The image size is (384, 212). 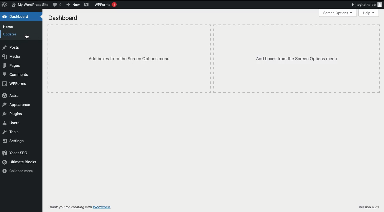 I want to click on Astra, so click(x=10, y=96).